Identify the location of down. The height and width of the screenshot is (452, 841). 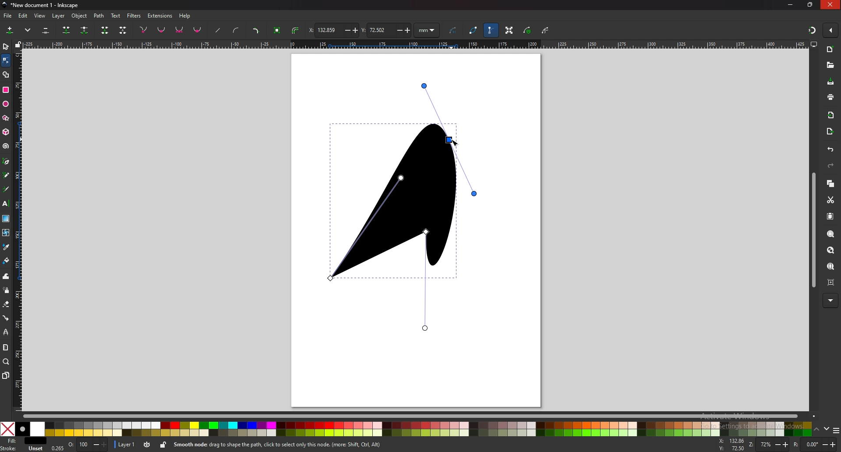
(827, 429).